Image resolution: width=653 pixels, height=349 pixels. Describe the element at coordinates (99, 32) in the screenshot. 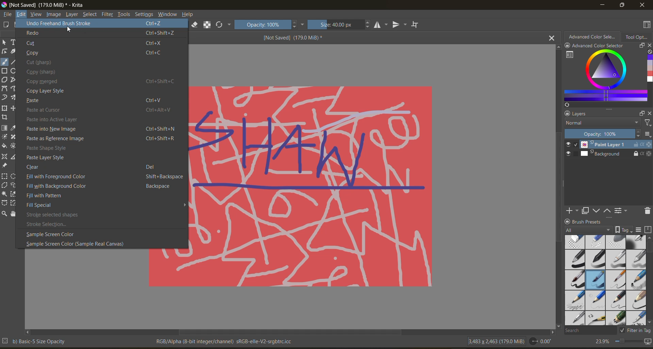

I see `redo   Ctrl+Shift+Z` at that location.